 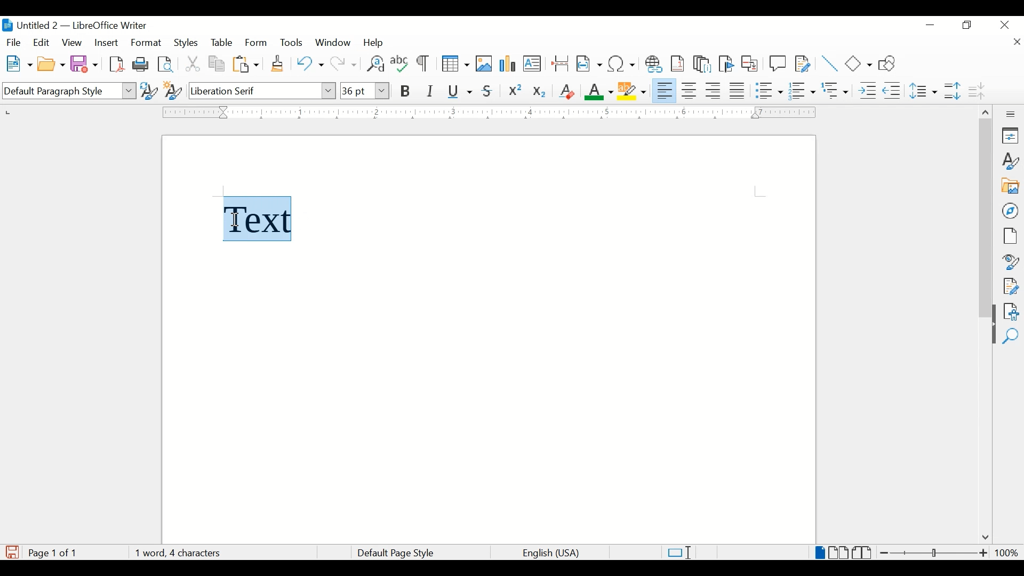 What do you see at coordinates (633, 90) in the screenshot?
I see `character highlighting color` at bounding box center [633, 90].